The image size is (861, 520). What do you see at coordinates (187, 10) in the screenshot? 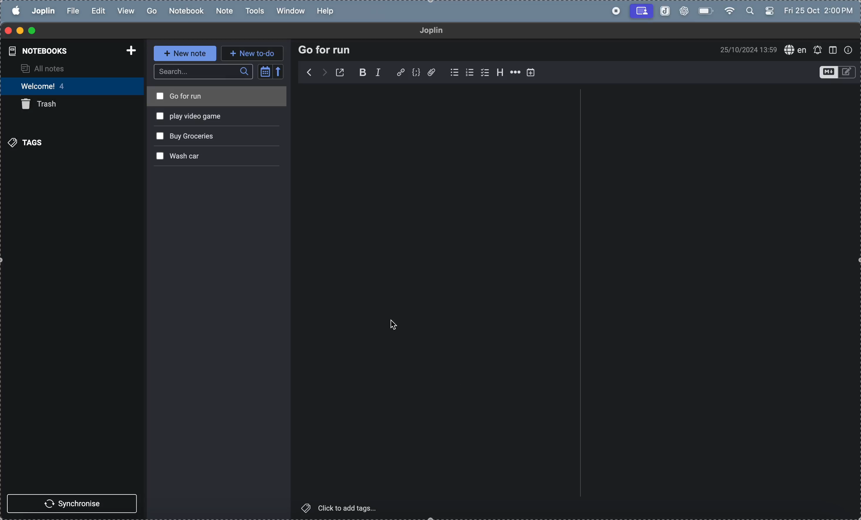
I see `notebook` at bounding box center [187, 10].